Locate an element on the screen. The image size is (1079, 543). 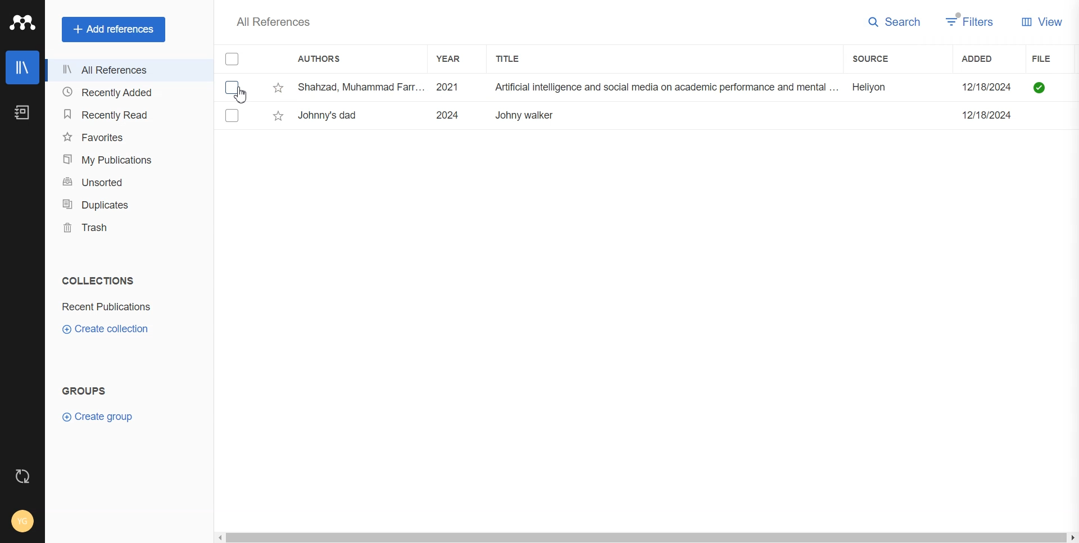
Duplicates is located at coordinates (125, 205).